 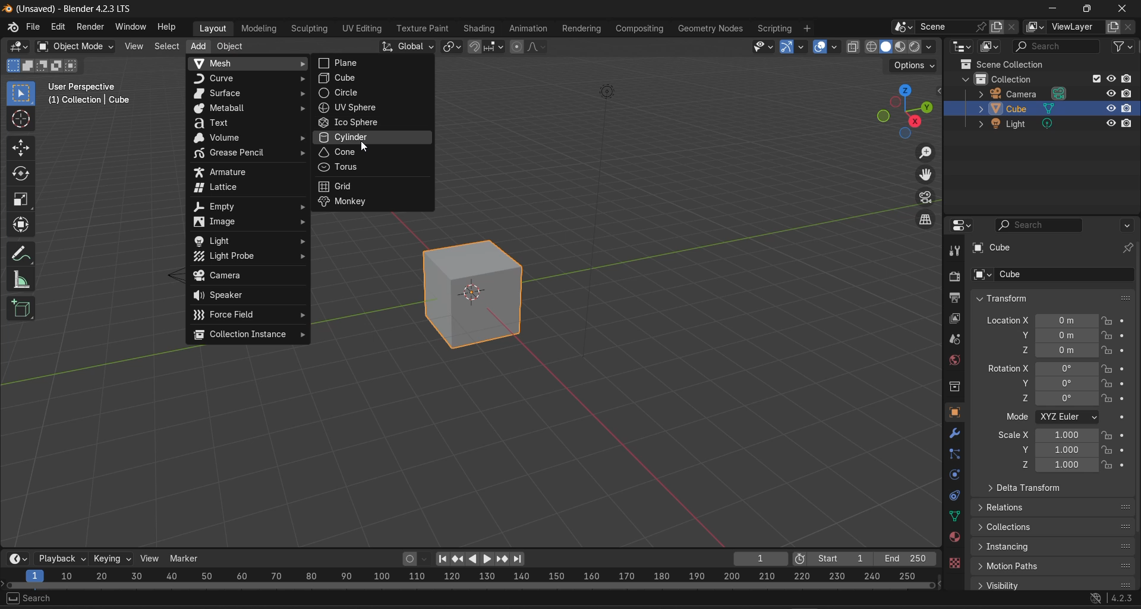 I want to click on viewport shading:solid, so click(x=884, y=46).